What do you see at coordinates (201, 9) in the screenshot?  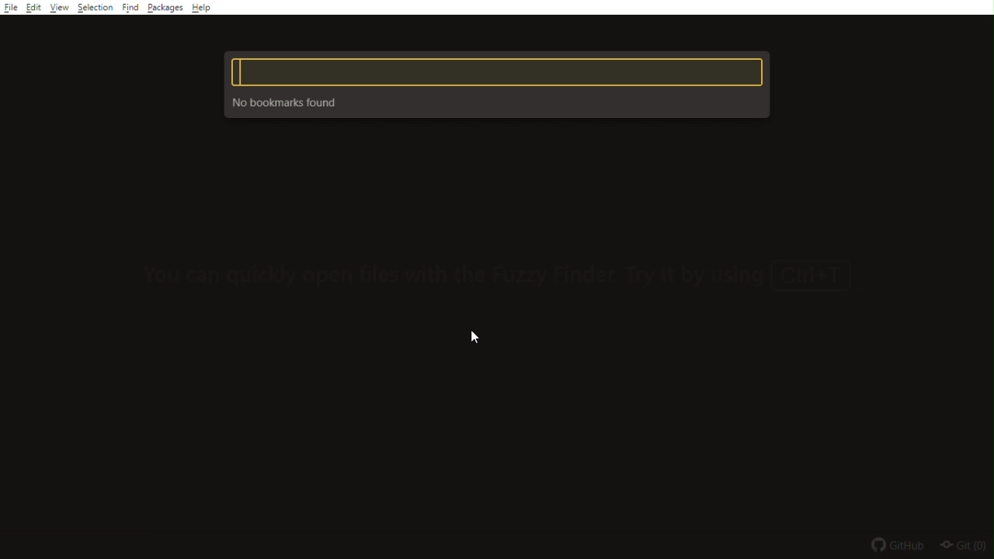 I see `` at bounding box center [201, 9].